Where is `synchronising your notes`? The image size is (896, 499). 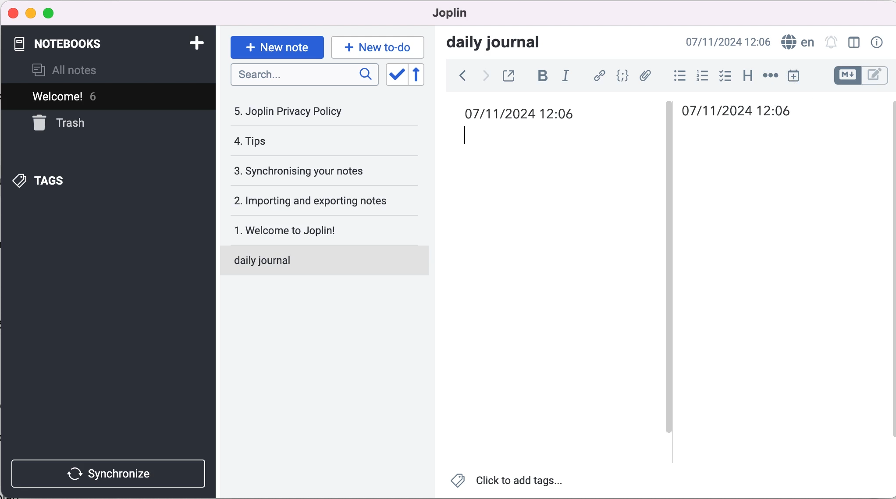 synchronising your notes is located at coordinates (312, 171).